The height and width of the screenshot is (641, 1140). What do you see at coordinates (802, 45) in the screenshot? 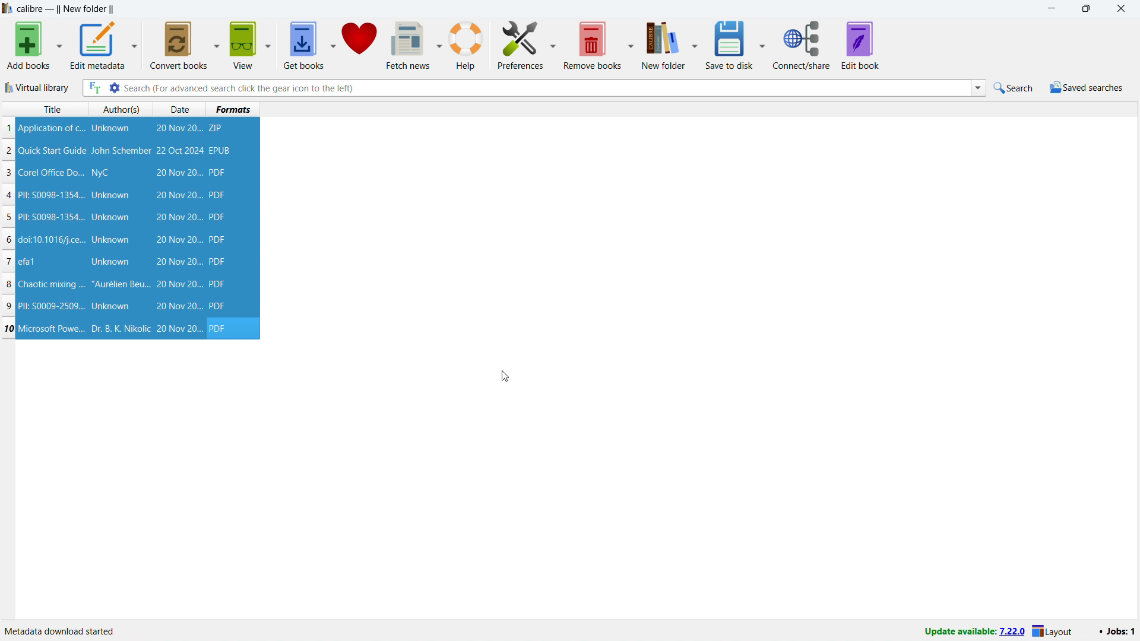
I see `connect/share` at bounding box center [802, 45].